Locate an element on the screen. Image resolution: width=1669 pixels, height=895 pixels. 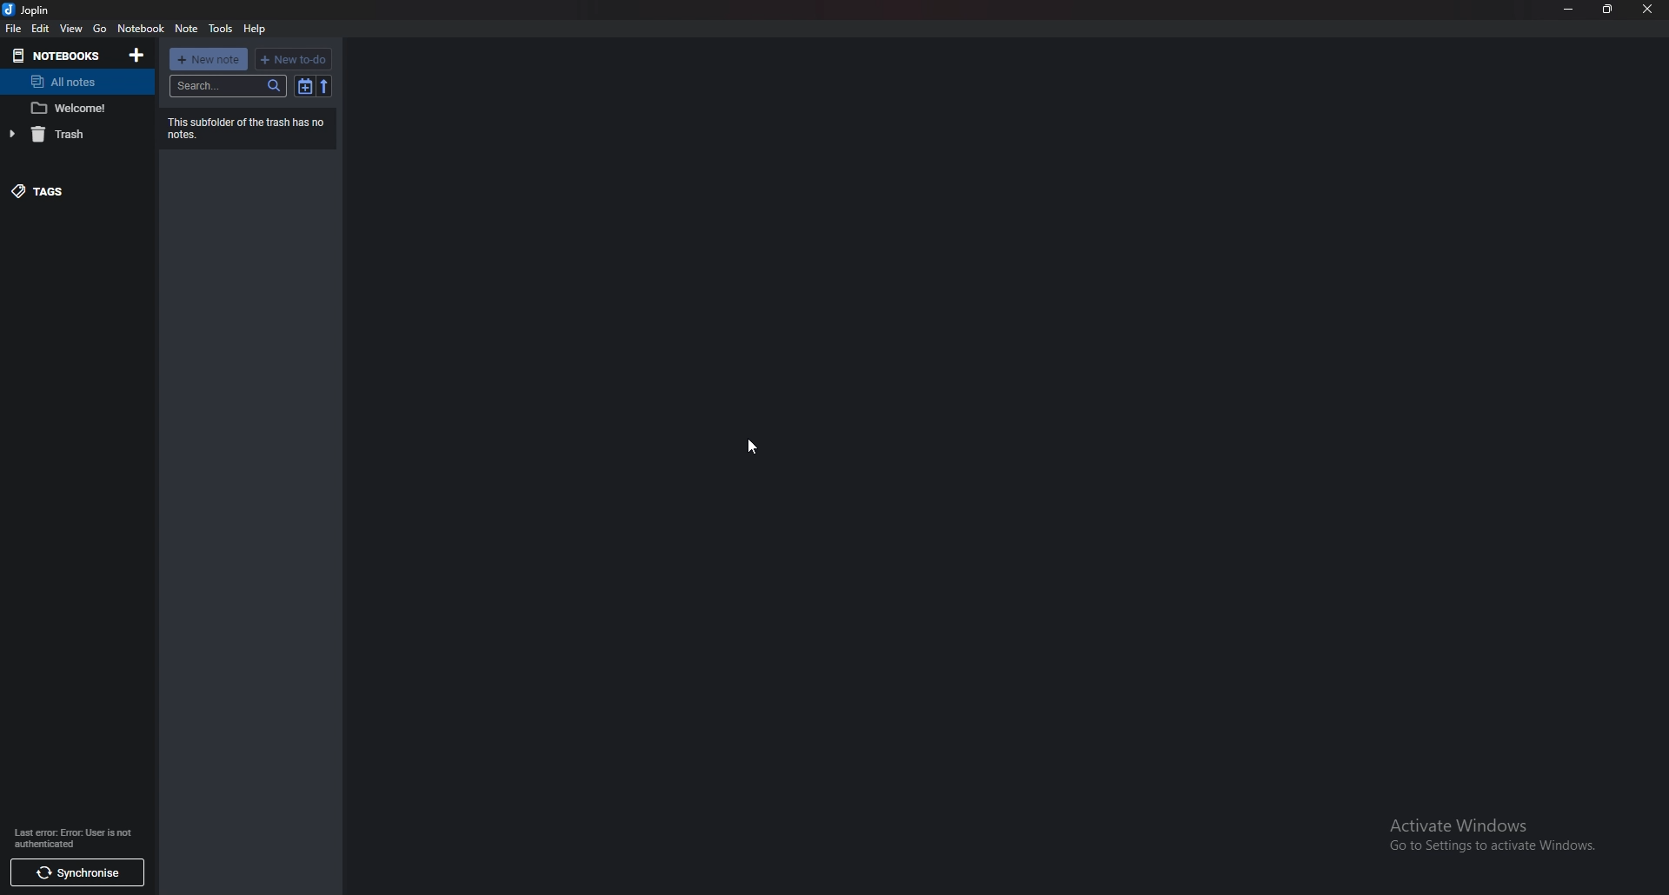
Resize is located at coordinates (1607, 9).